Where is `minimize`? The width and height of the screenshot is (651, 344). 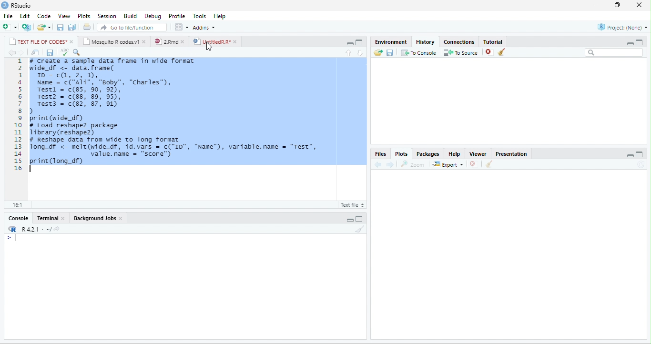 minimize is located at coordinates (350, 44).